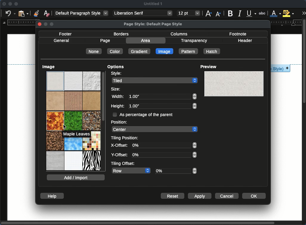 This screenshot has width=306, height=225. What do you see at coordinates (61, 41) in the screenshot?
I see `general` at bounding box center [61, 41].